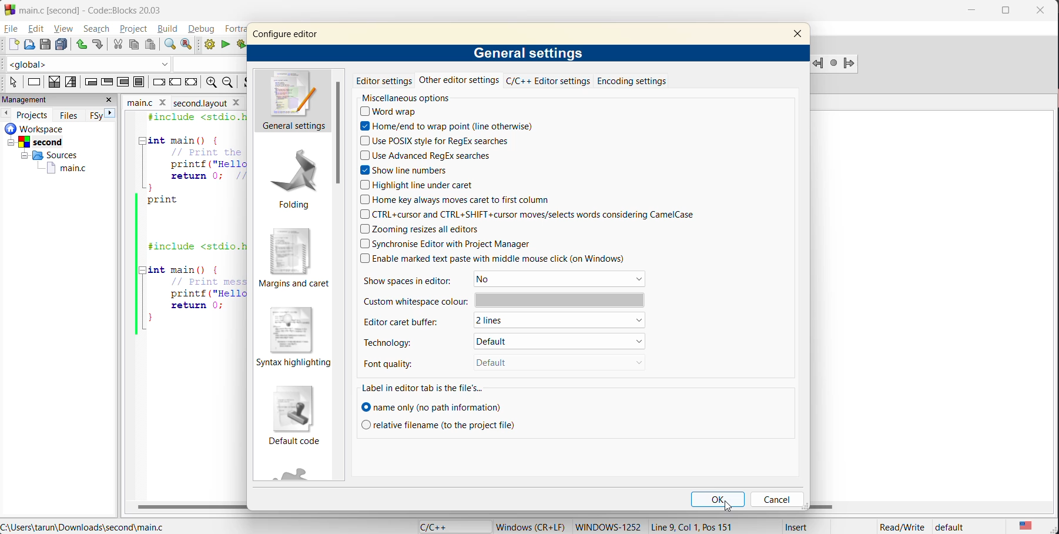 This screenshot has width=1059, height=534. Describe the element at coordinates (532, 322) in the screenshot. I see `2 lines` at that location.